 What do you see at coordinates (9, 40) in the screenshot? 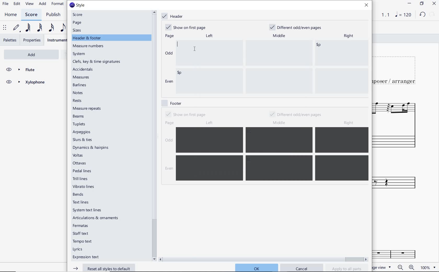
I see `PALETTES` at bounding box center [9, 40].